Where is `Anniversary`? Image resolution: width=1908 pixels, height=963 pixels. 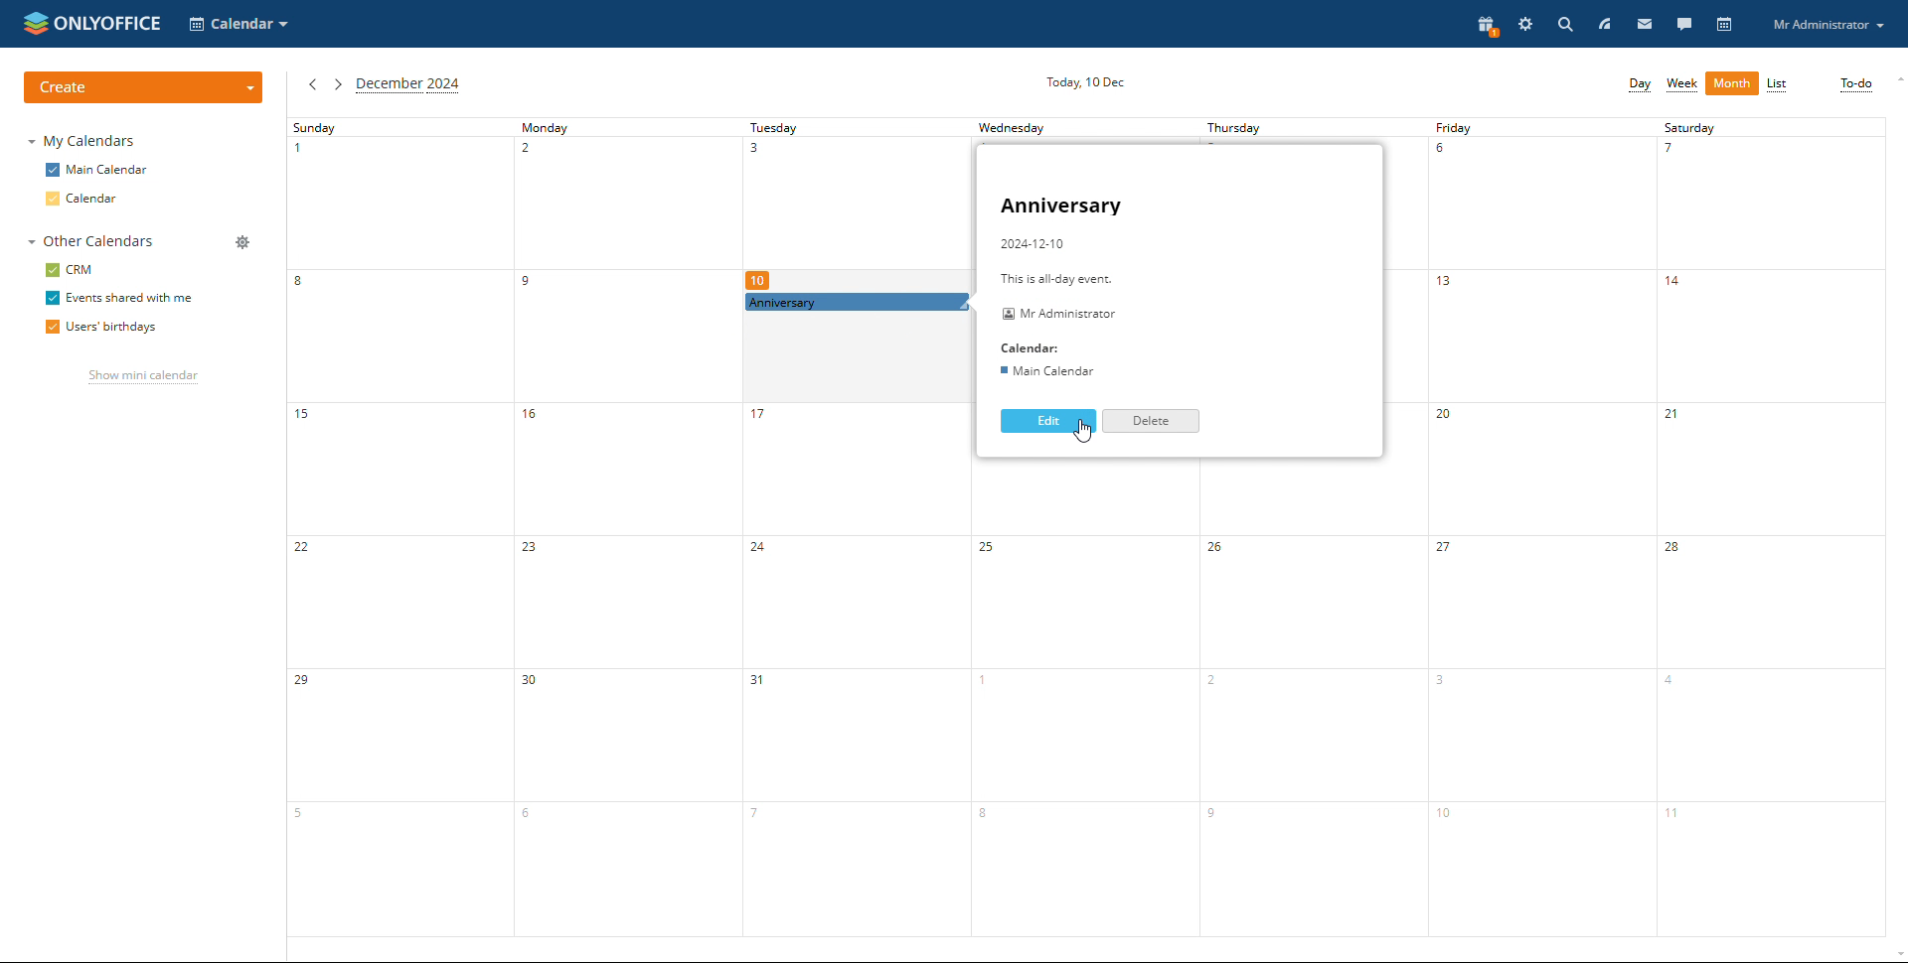
Anniversary is located at coordinates (1066, 206).